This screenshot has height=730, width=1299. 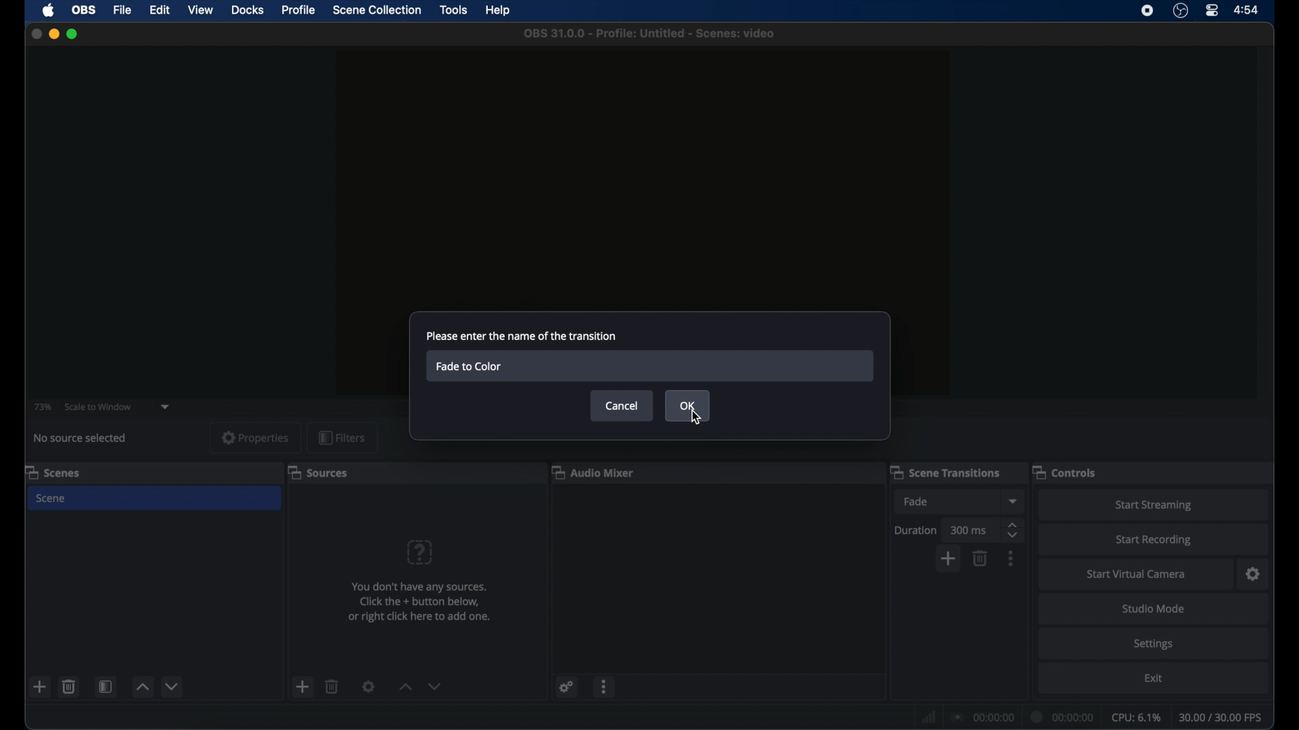 What do you see at coordinates (1014, 501) in the screenshot?
I see `dropdown` at bounding box center [1014, 501].